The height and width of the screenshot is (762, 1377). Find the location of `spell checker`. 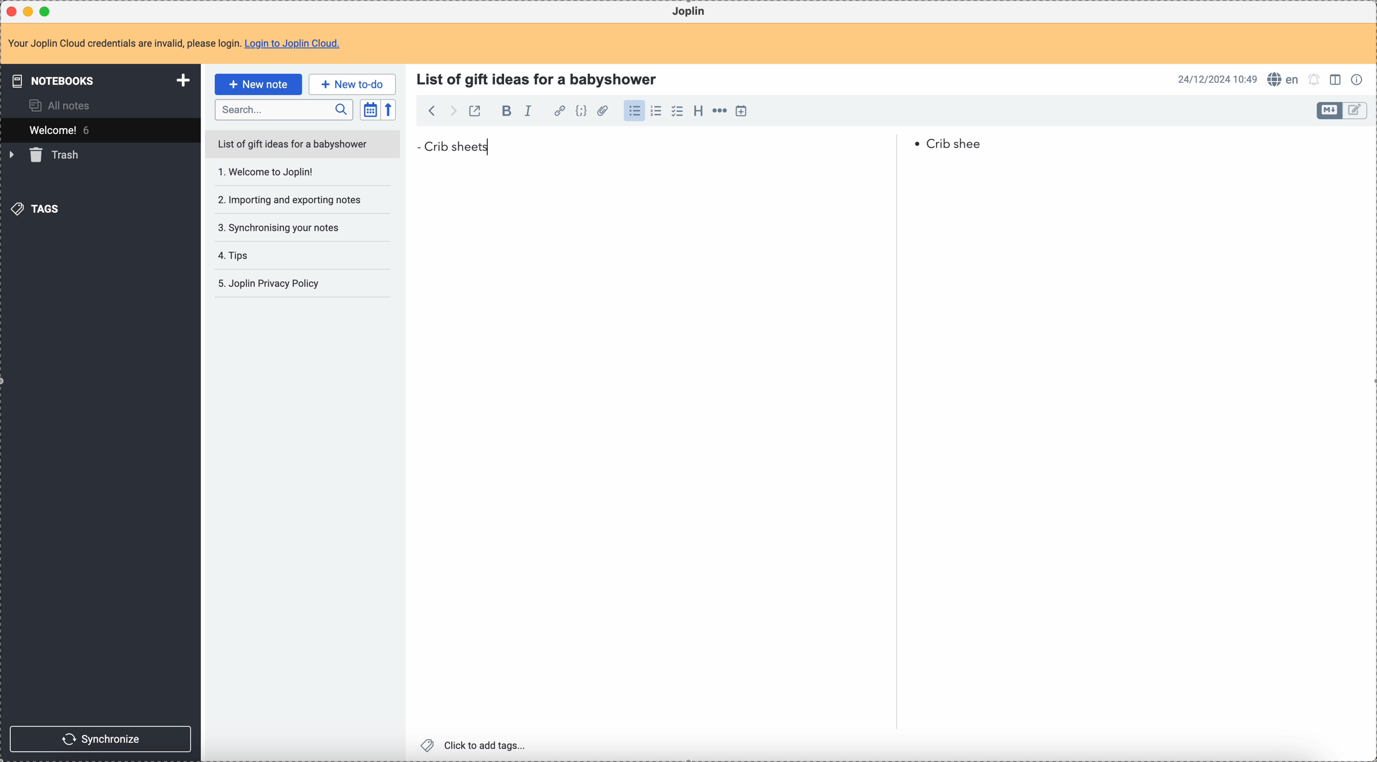

spell checker is located at coordinates (1284, 80).